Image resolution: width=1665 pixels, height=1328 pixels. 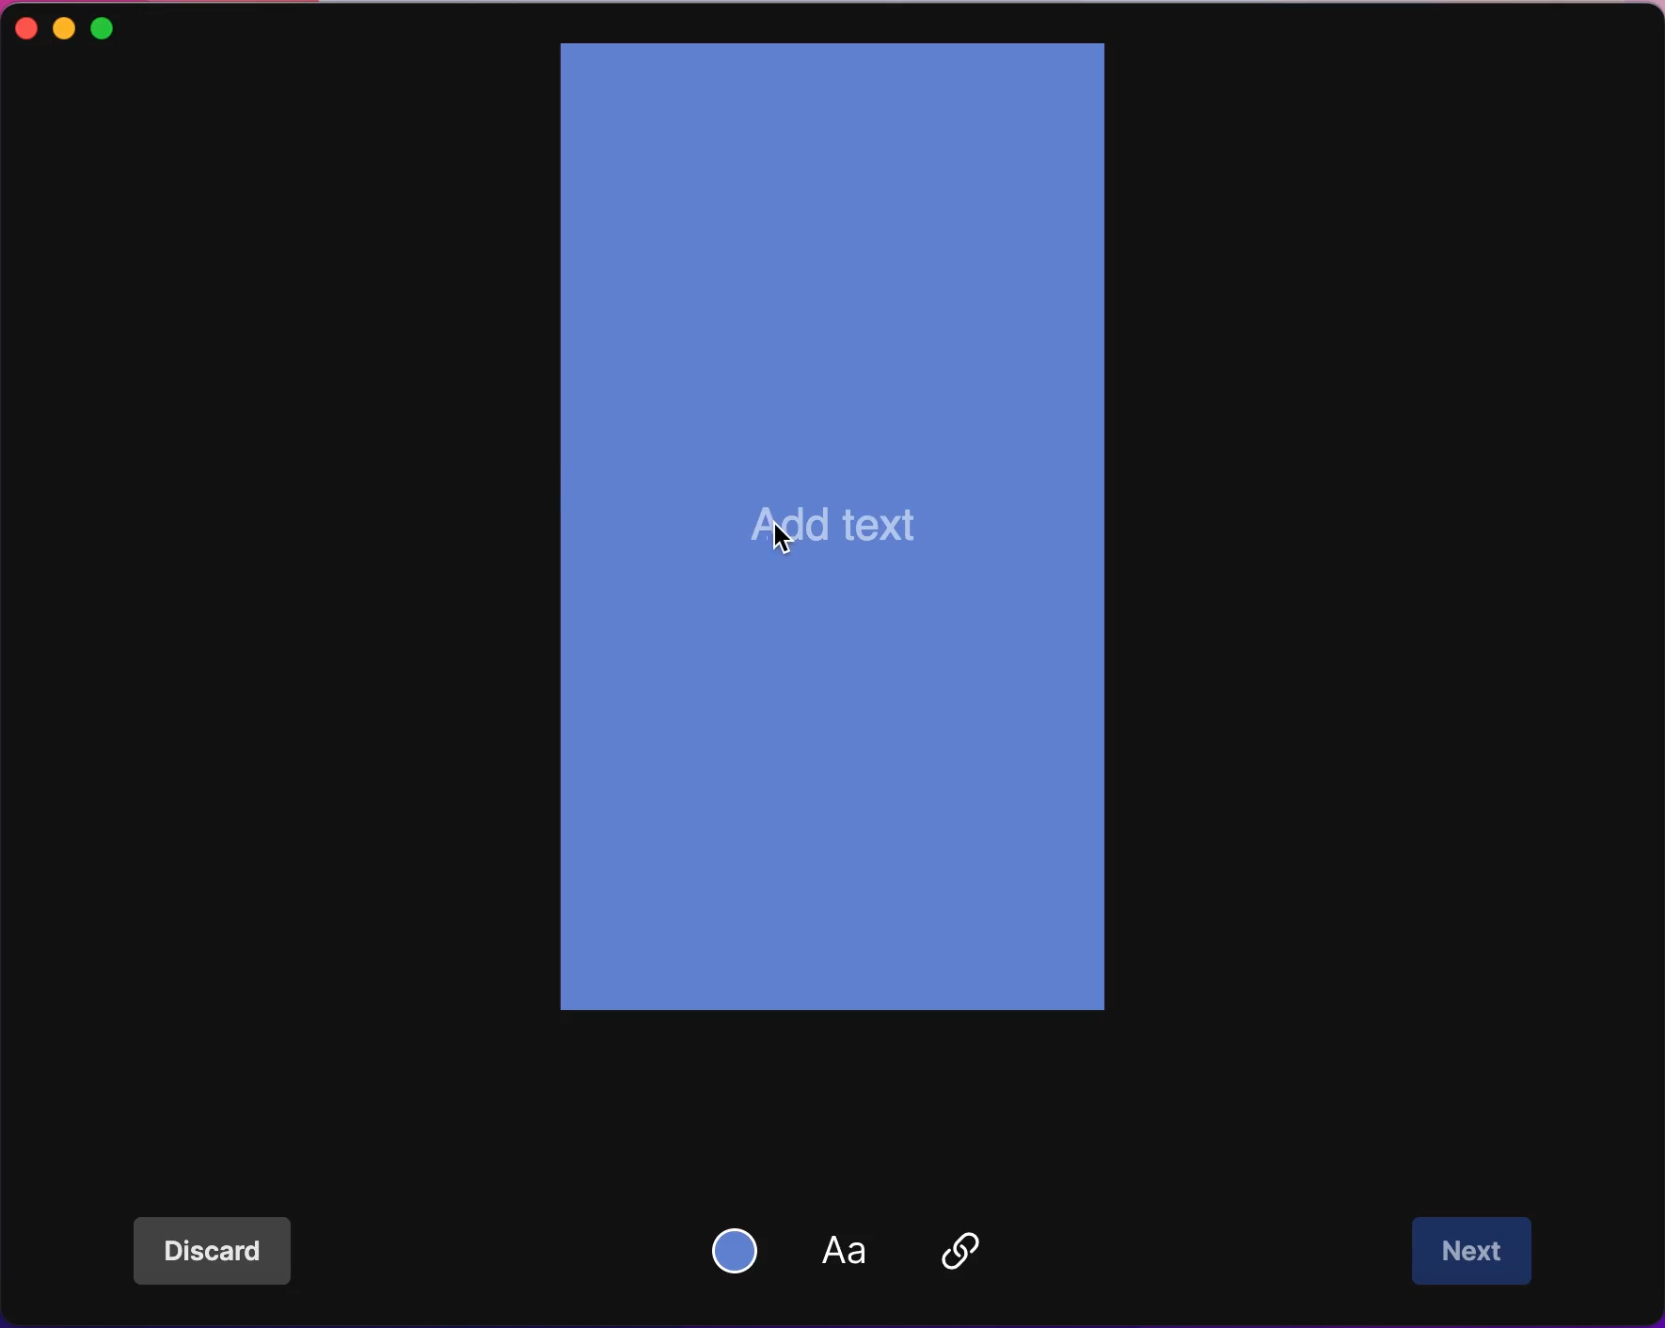 What do you see at coordinates (843, 530) in the screenshot?
I see `add text in story` at bounding box center [843, 530].